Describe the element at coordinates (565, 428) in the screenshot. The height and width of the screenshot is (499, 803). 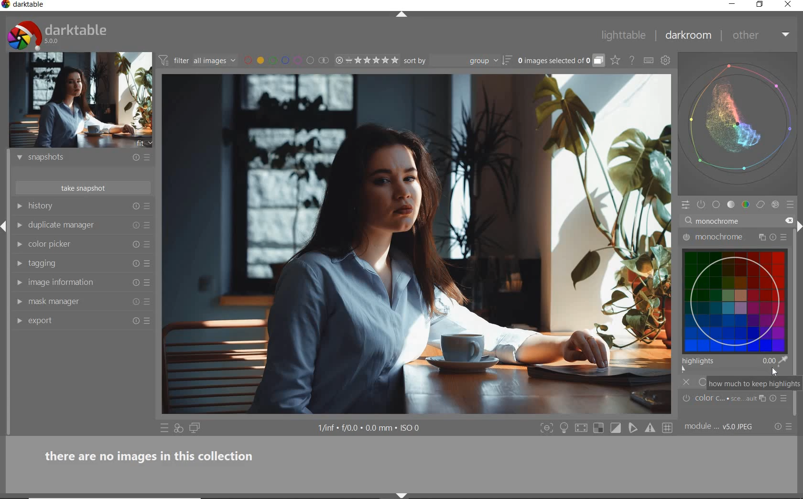
I see `ctrl+b` at that location.